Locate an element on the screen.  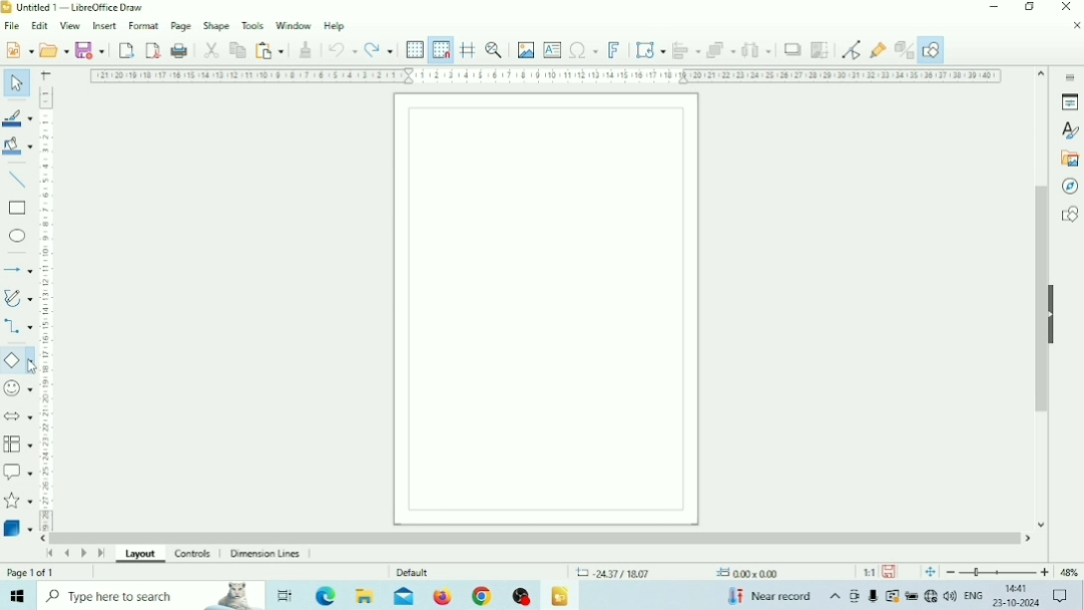
Shapes is located at coordinates (1069, 214).